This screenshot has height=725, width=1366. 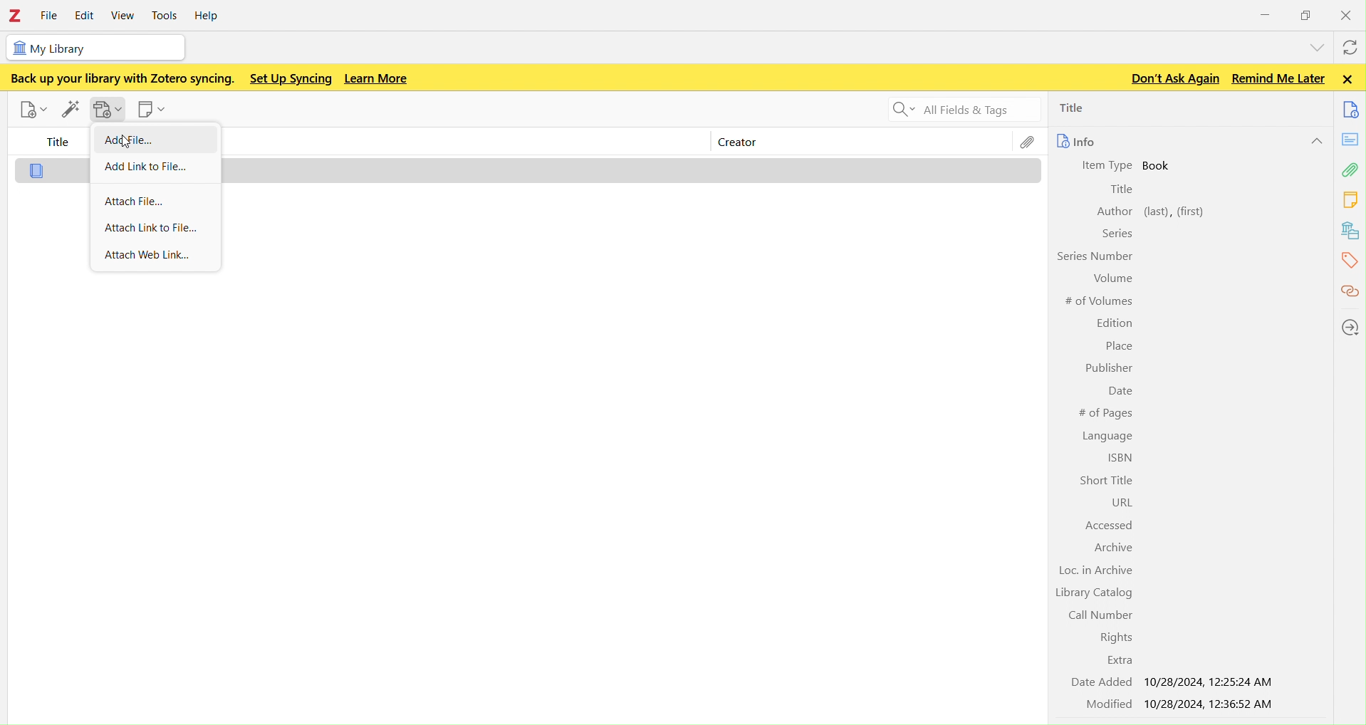 What do you see at coordinates (1266, 12) in the screenshot?
I see `minimize` at bounding box center [1266, 12].